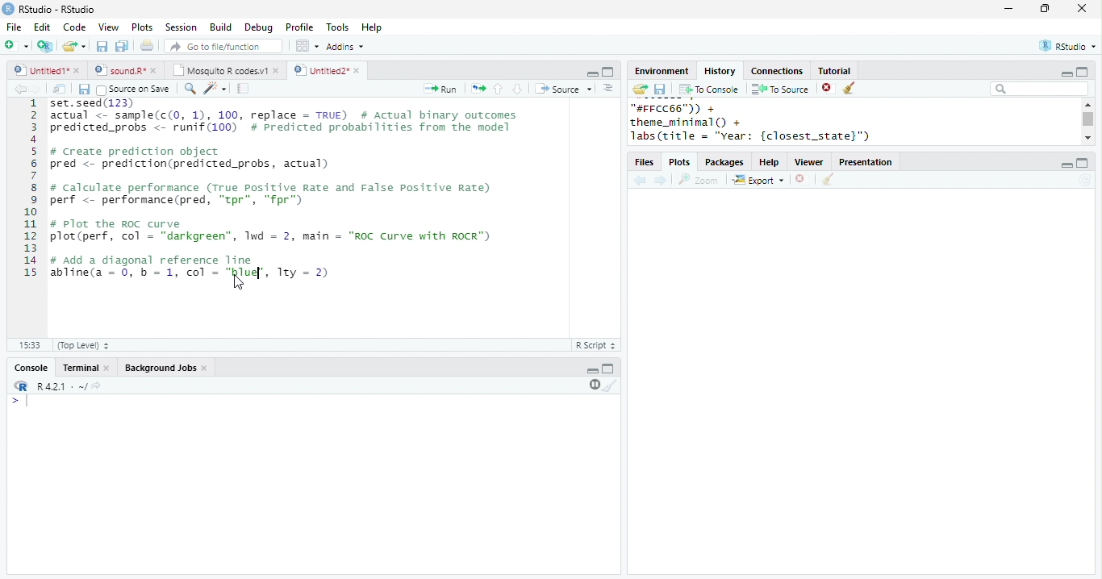 The image size is (1102, 579). I want to click on Build, so click(220, 27).